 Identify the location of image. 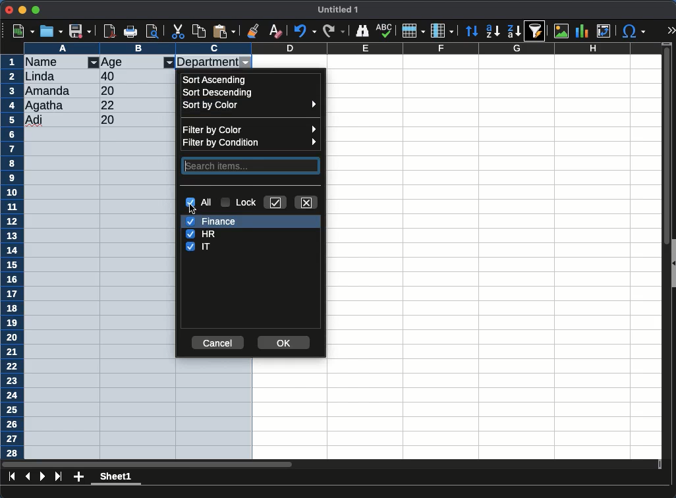
(561, 32).